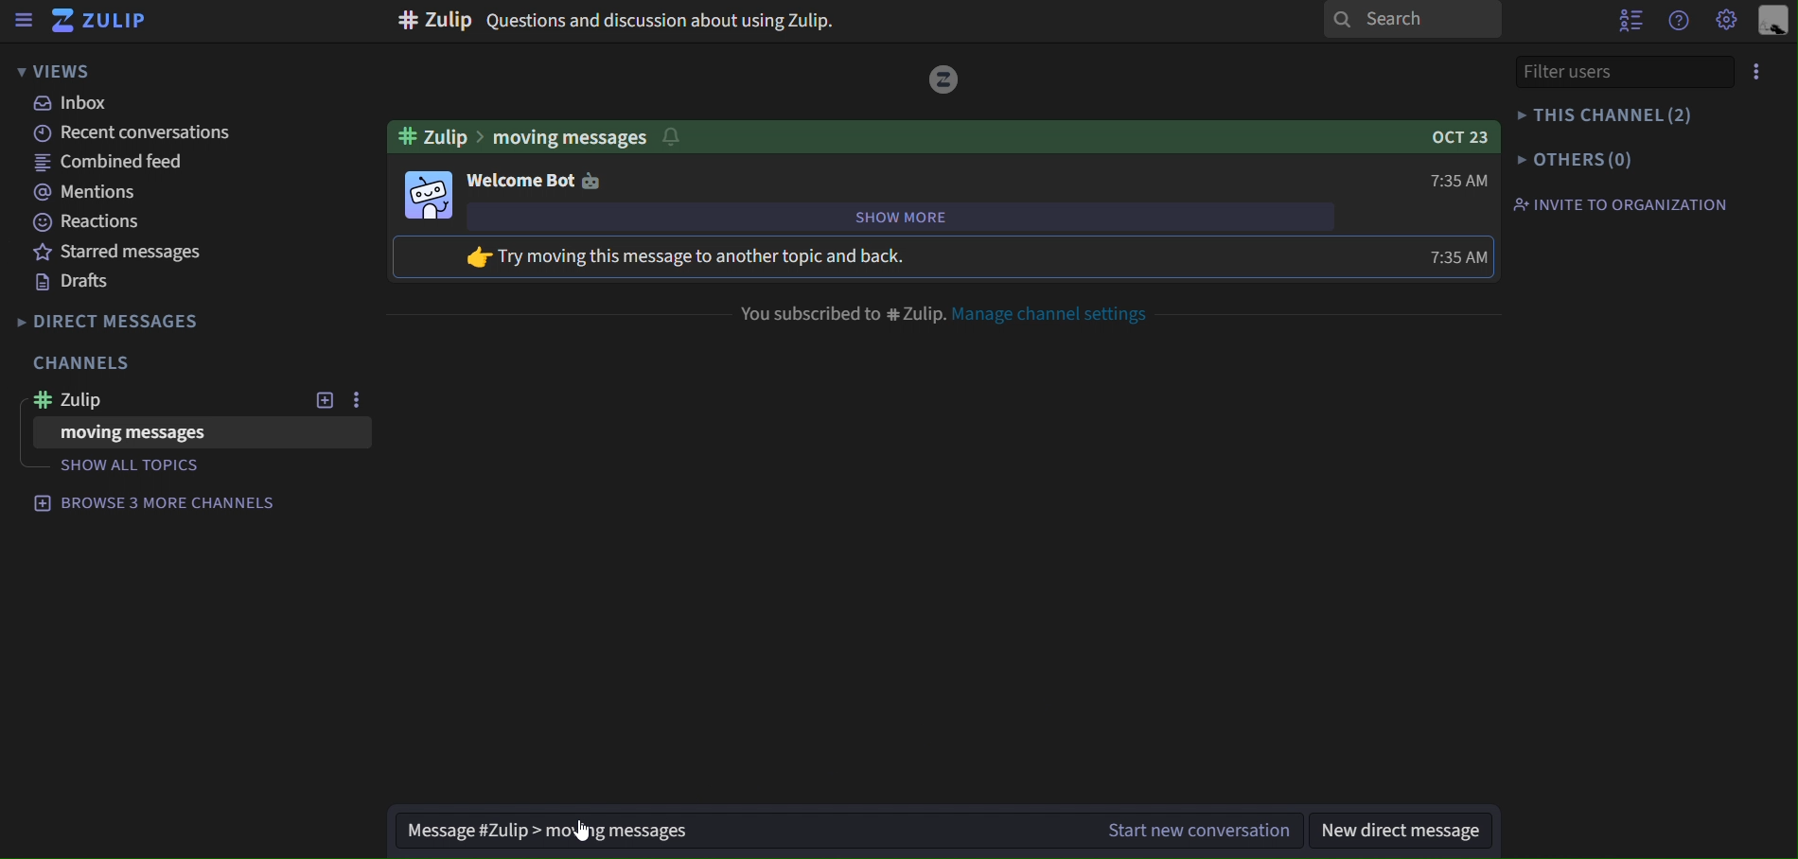  I want to click on moving messages, so click(144, 434).